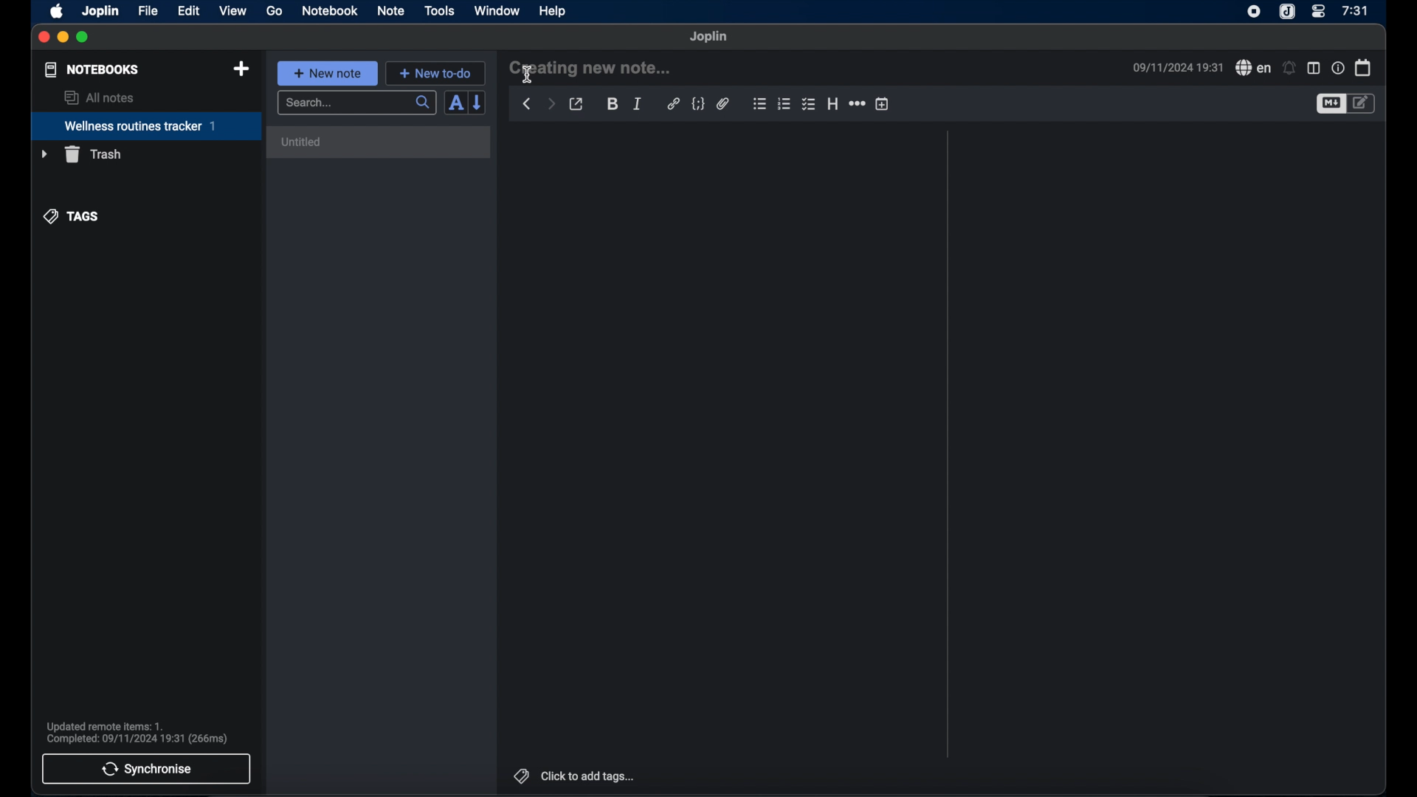 This screenshot has height=797, width=1417. Describe the element at coordinates (435, 72) in the screenshot. I see `+ new to-do` at that location.